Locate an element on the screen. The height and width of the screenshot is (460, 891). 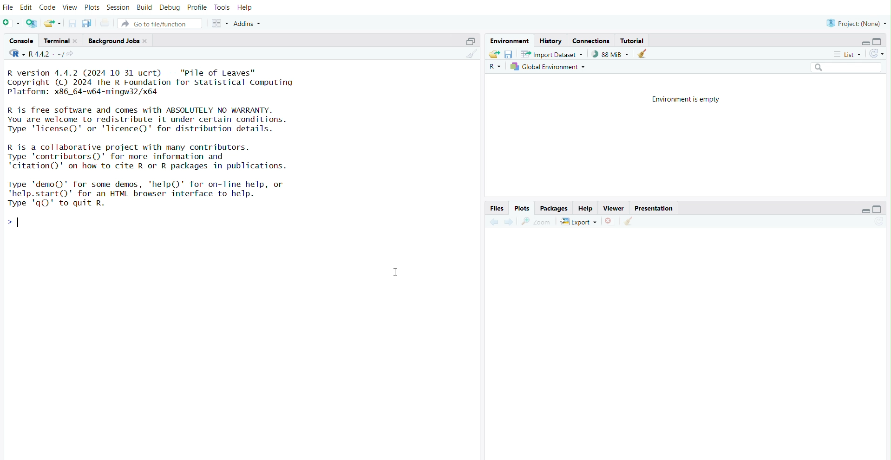
R 4.4.2 . ~/ is located at coordinates (47, 54).